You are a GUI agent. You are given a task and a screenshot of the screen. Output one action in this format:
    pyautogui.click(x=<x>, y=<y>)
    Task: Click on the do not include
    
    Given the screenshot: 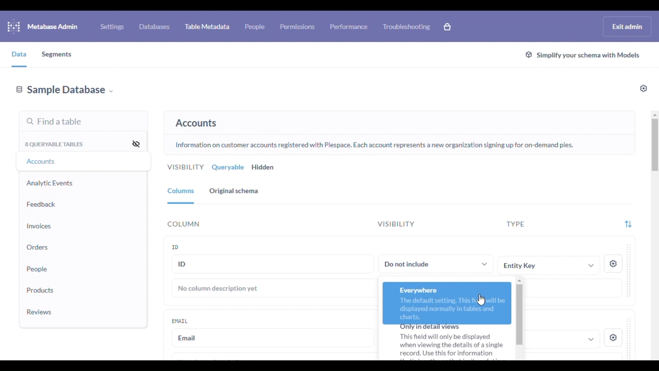 What is the action you would take?
    pyautogui.click(x=436, y=263)
    